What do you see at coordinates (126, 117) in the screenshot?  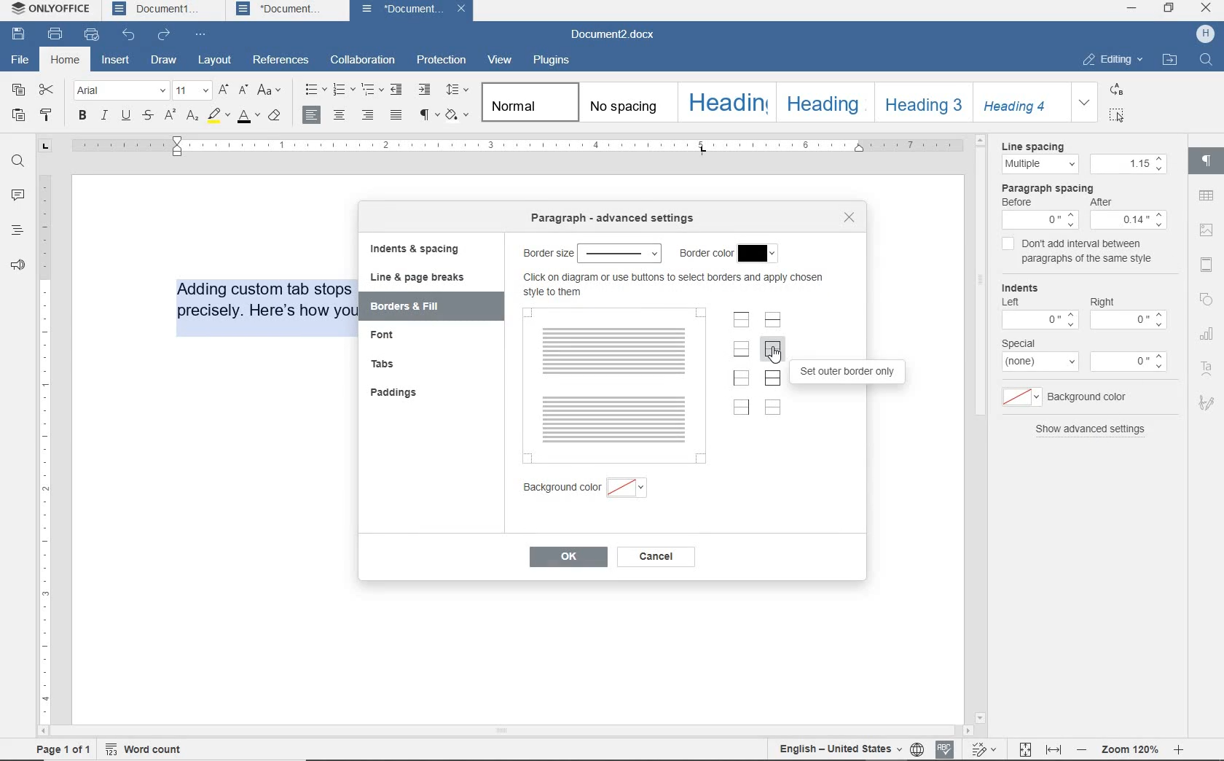 I see `underline` at bounding box center [126, 117].